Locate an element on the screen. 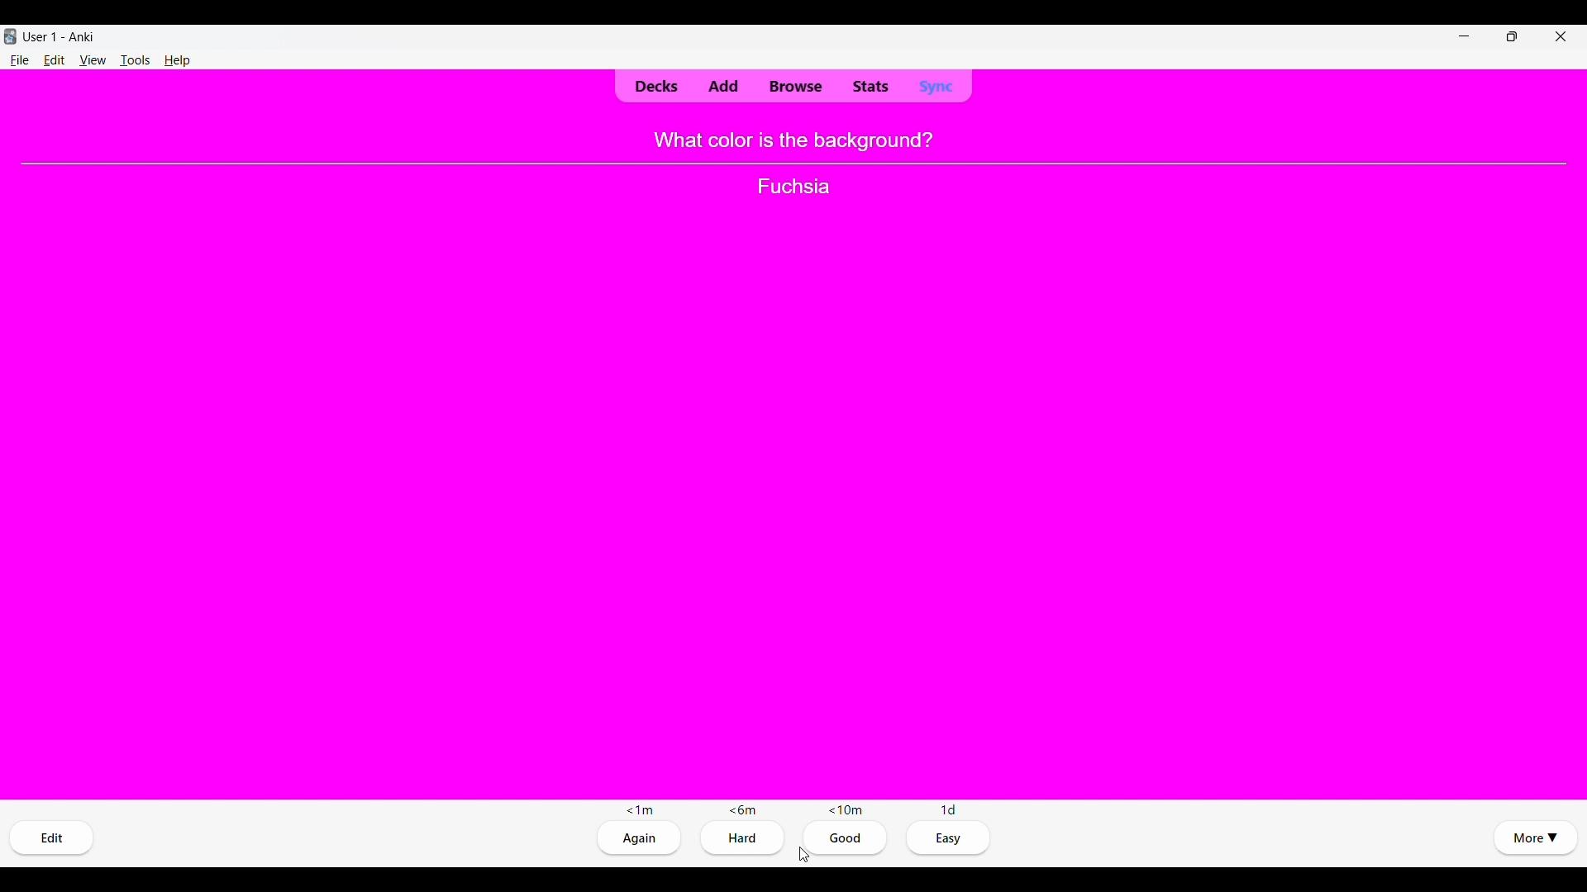  Software logo is located at coordinates (10, 36).